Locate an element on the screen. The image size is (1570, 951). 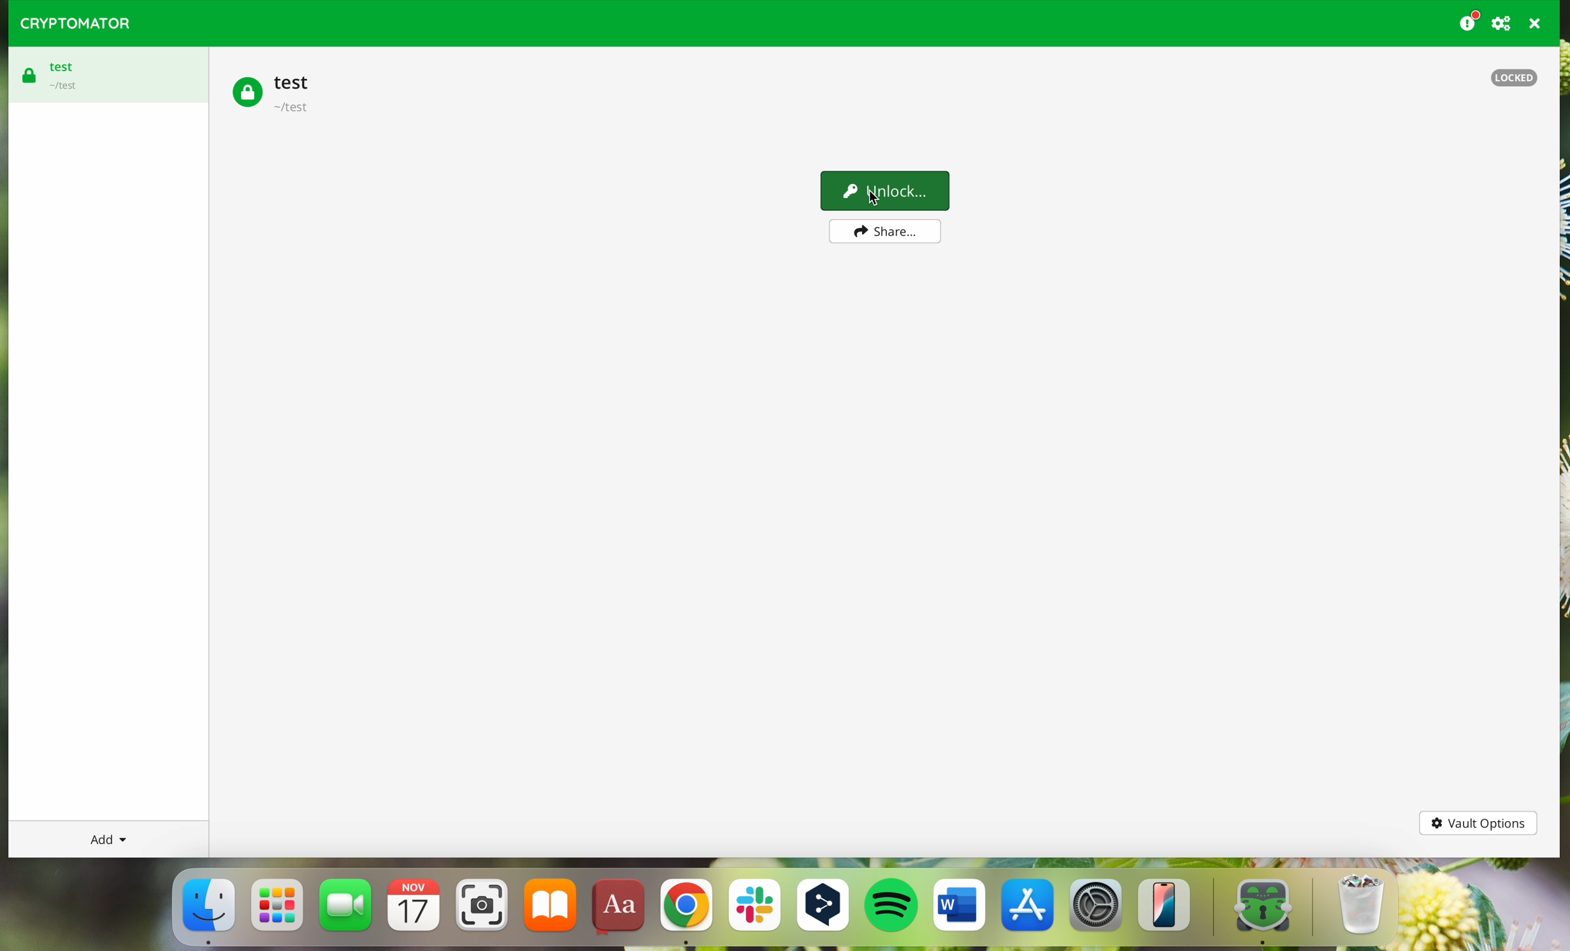
cursor on unlock button is located at coordinates (886, 191).